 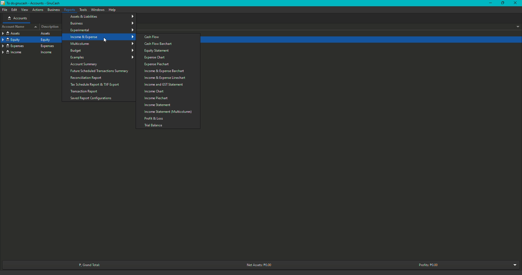 What do you see at coordinates (102, 37) in the screenshot?
I see `Income and Expenses` at bounding box center [102, 37].